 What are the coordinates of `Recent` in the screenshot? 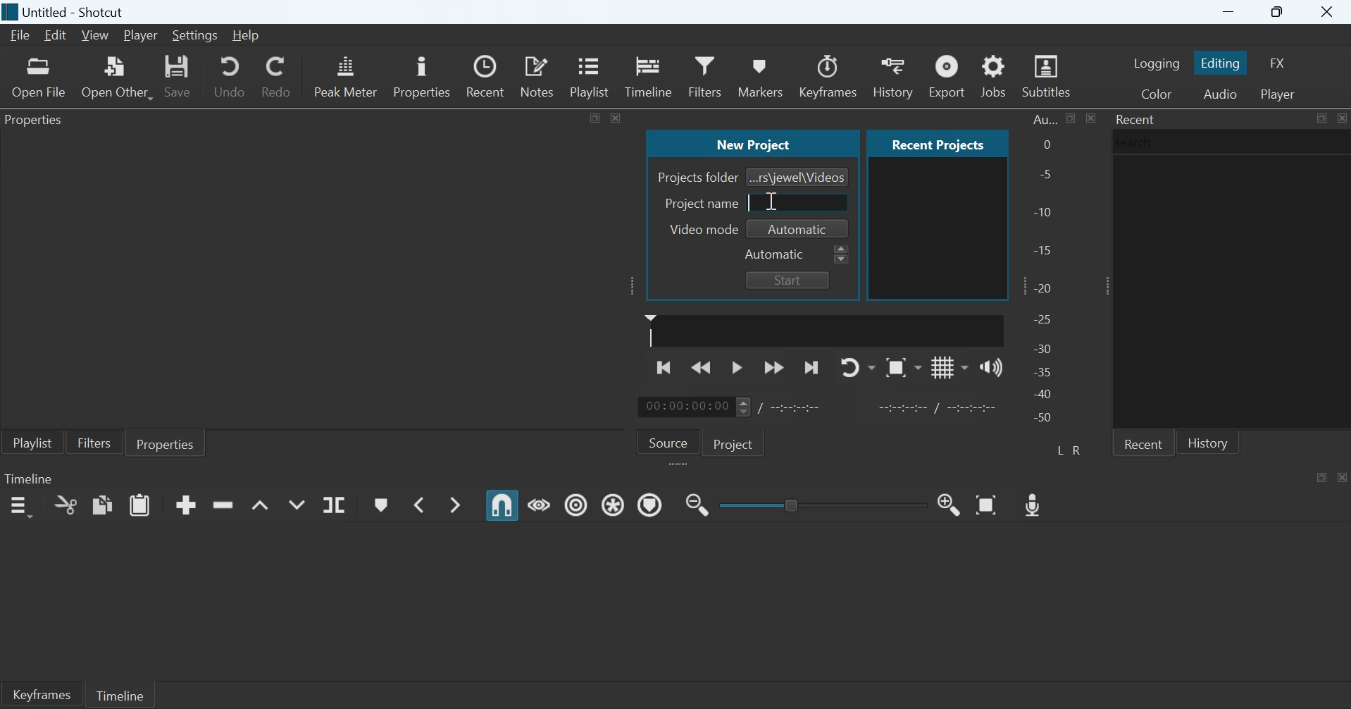 It's located at (1137, 119).